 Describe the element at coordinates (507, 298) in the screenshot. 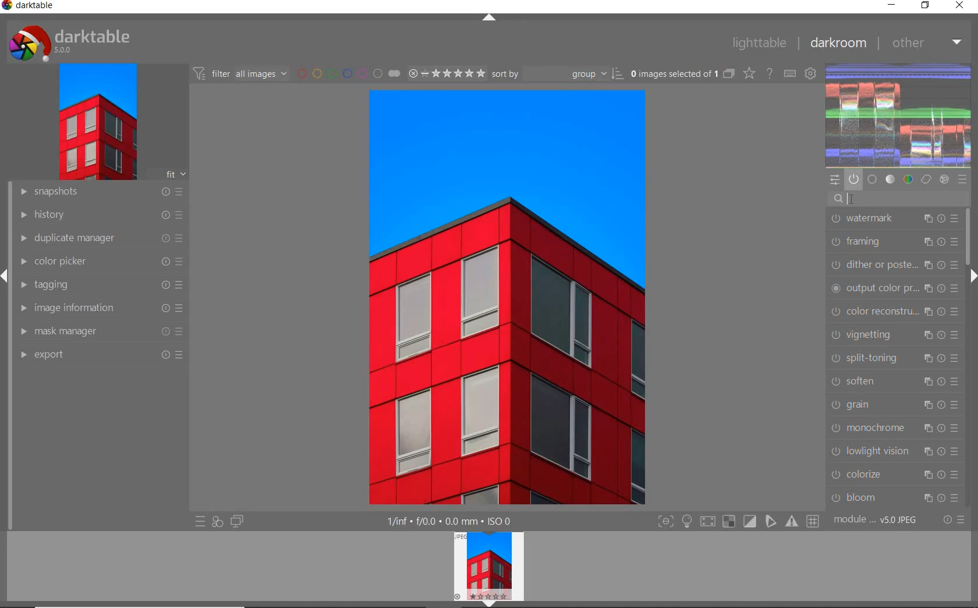

I see `selected image` at that location.